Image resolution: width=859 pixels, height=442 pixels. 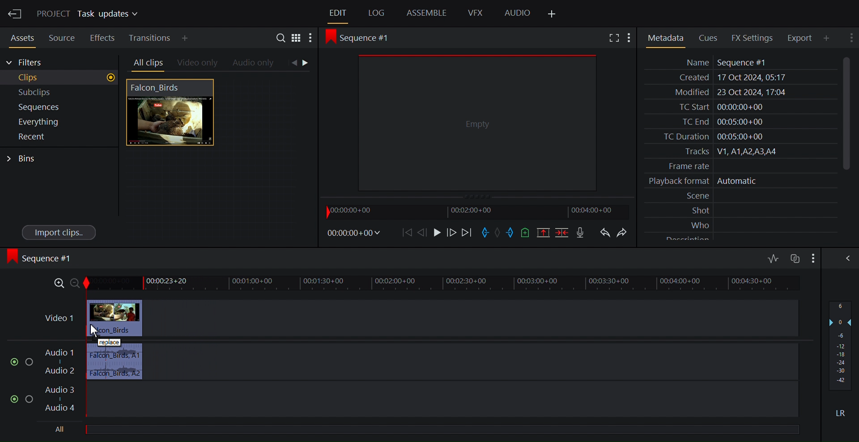 I want to click on Subclips, so click(x=60, y=93).